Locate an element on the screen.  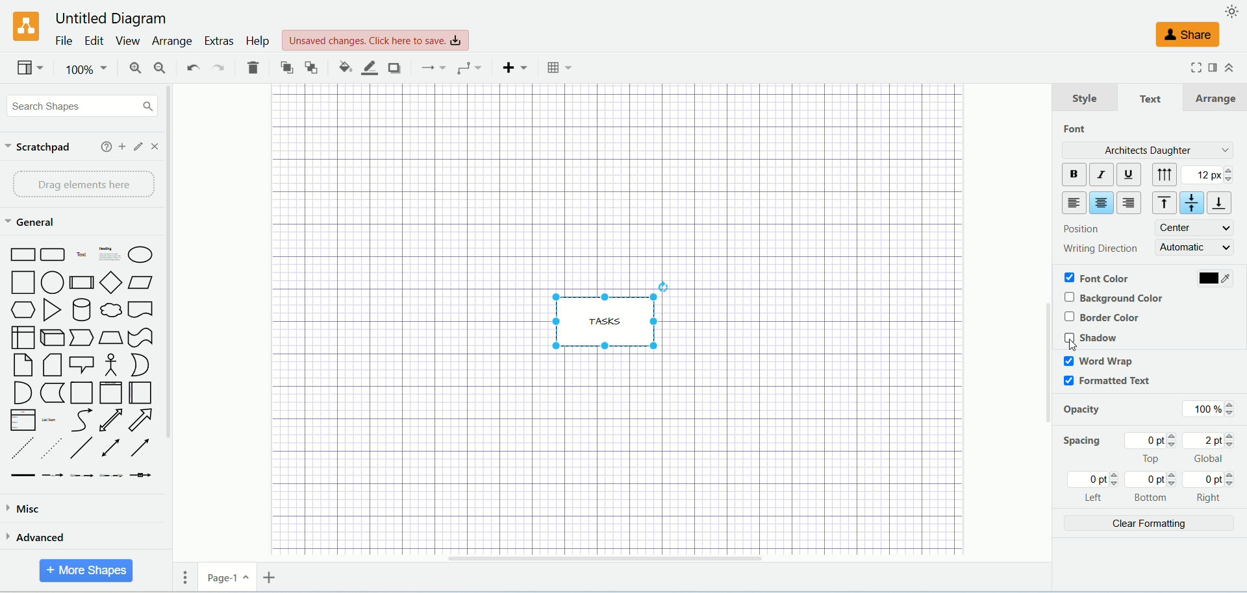
Container is located at coordinates (81, 393).